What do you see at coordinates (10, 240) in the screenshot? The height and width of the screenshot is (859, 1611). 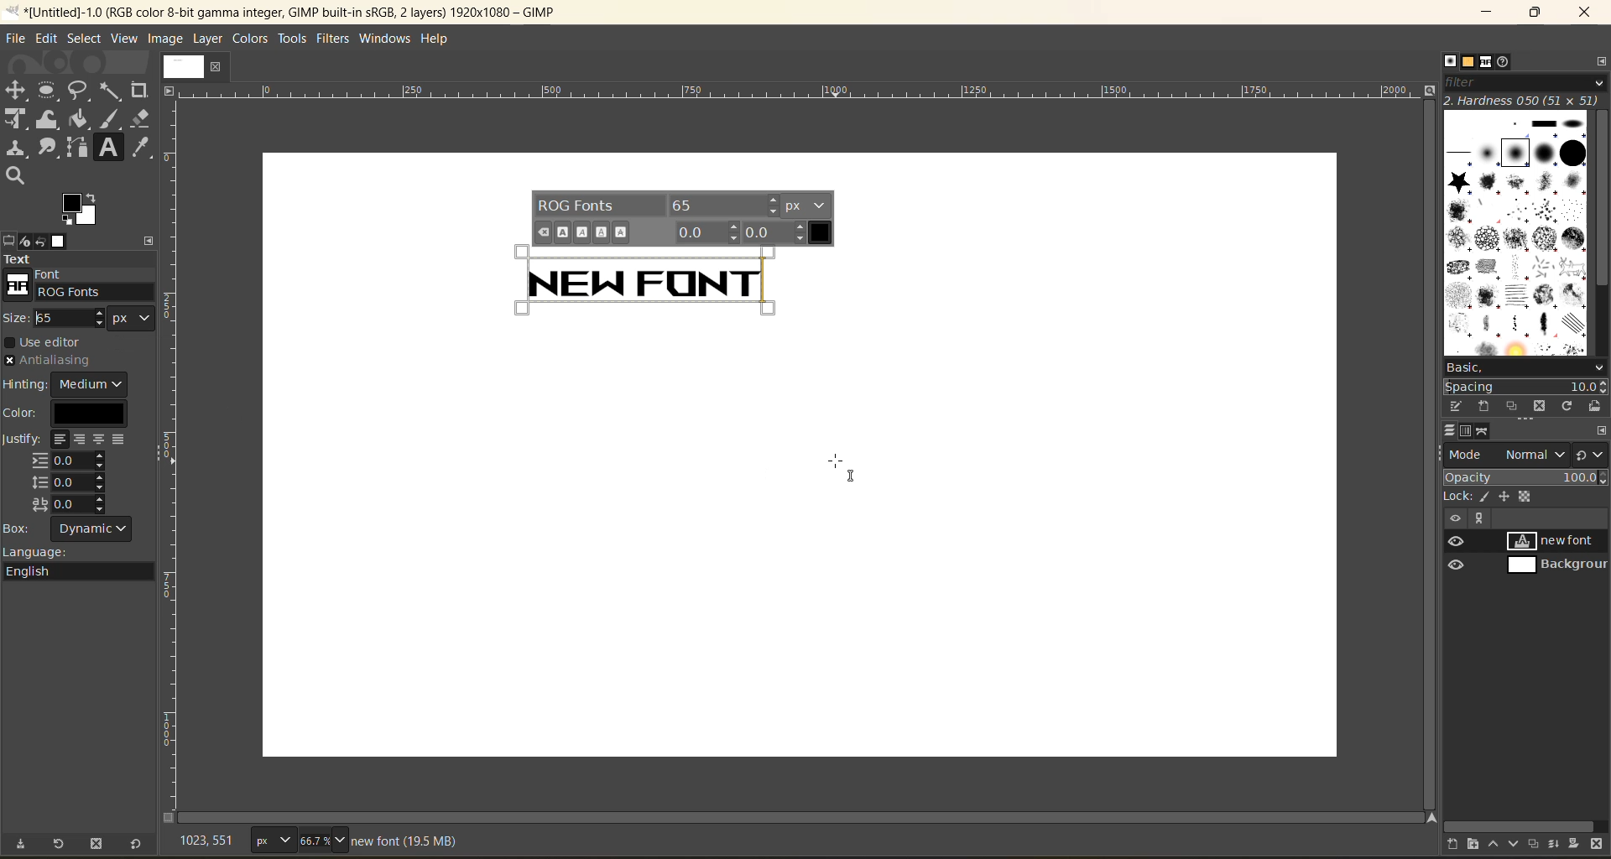 I see `tool options` at bounding box center [10, 240].